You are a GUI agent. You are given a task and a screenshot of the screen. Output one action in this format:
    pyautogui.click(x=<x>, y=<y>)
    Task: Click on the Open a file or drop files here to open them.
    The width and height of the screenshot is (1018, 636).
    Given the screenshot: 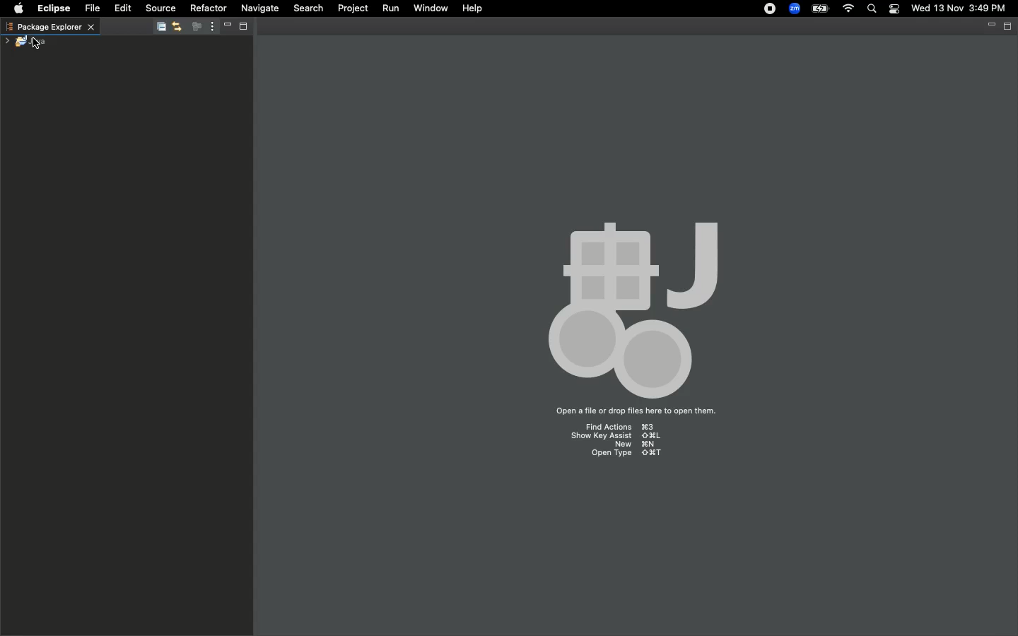 What is the action you would take?
    pyautogui.click(x=636, y=413)
    